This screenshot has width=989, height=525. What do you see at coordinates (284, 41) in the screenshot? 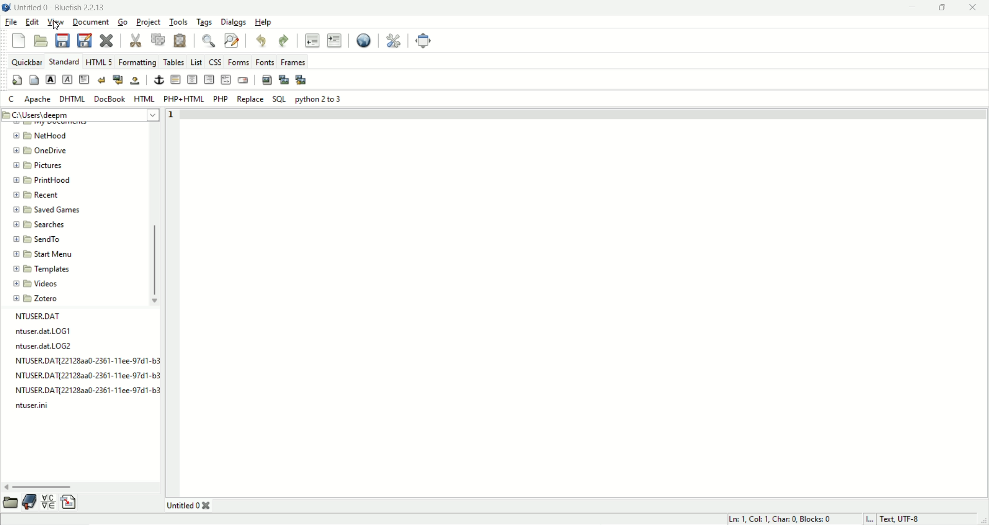
I see `redo` at bounding box center [284, 41].